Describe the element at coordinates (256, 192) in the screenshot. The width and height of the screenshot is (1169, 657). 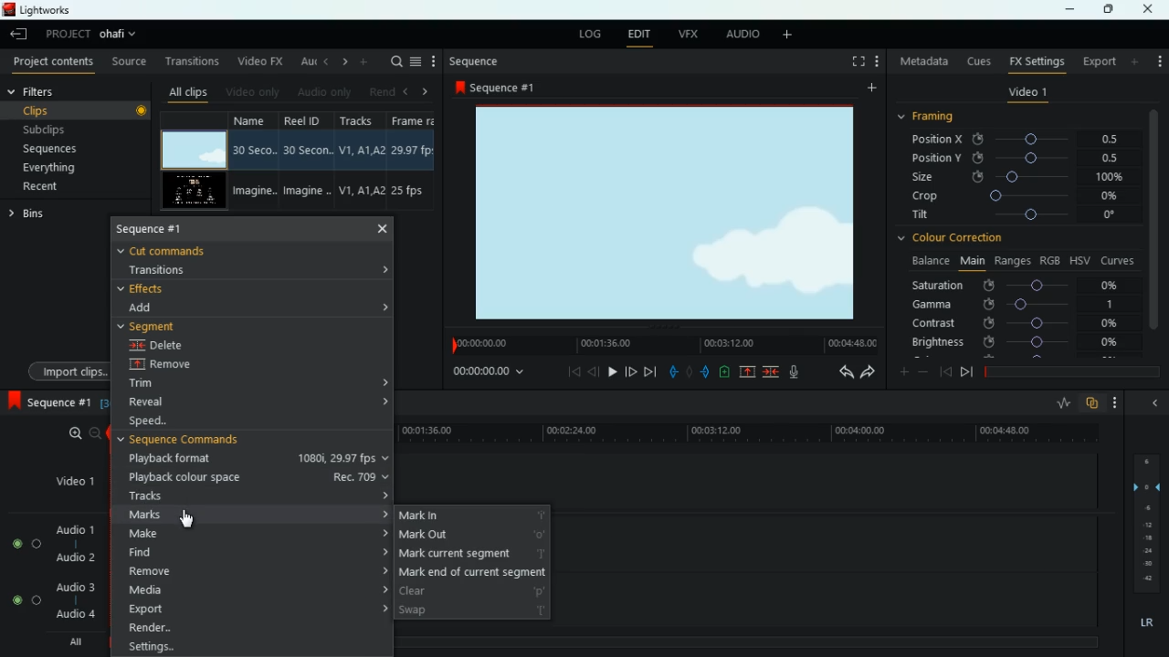
I see `Imagine..` at that location.